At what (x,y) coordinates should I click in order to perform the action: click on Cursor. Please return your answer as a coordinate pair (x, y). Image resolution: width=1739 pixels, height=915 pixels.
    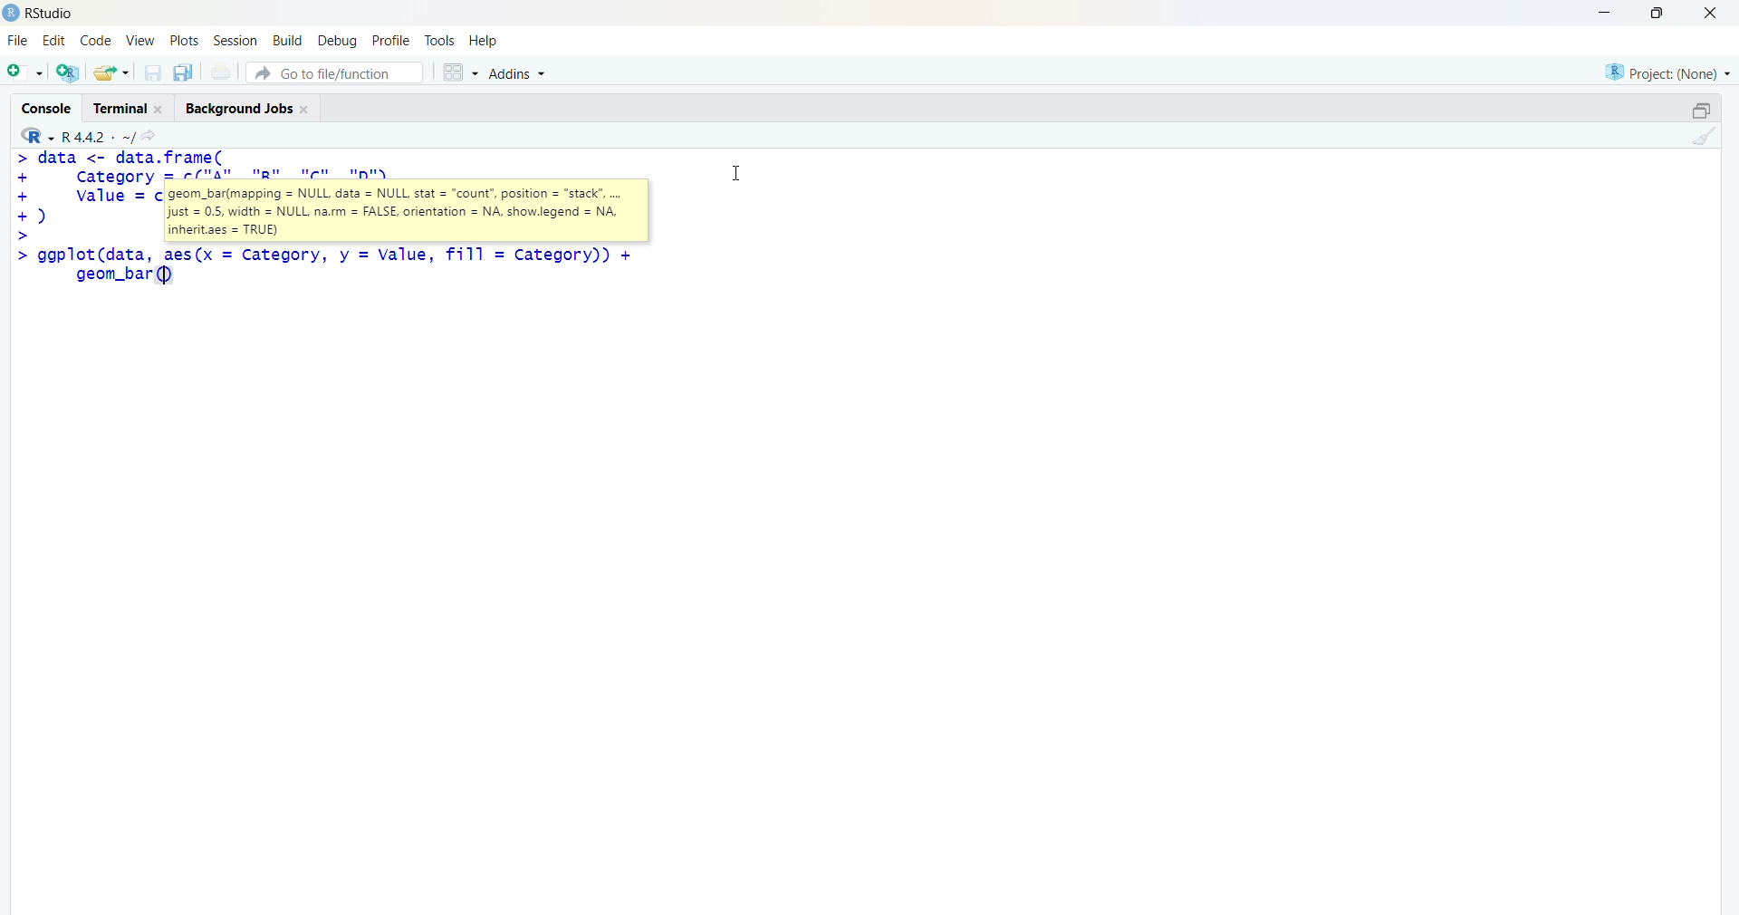
    Looking at the image, I should click on (737, 170).